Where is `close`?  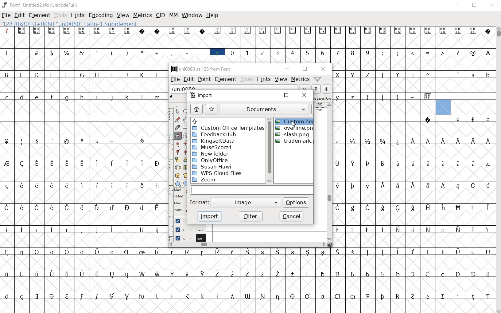 close is located at coordinates (286, 96).